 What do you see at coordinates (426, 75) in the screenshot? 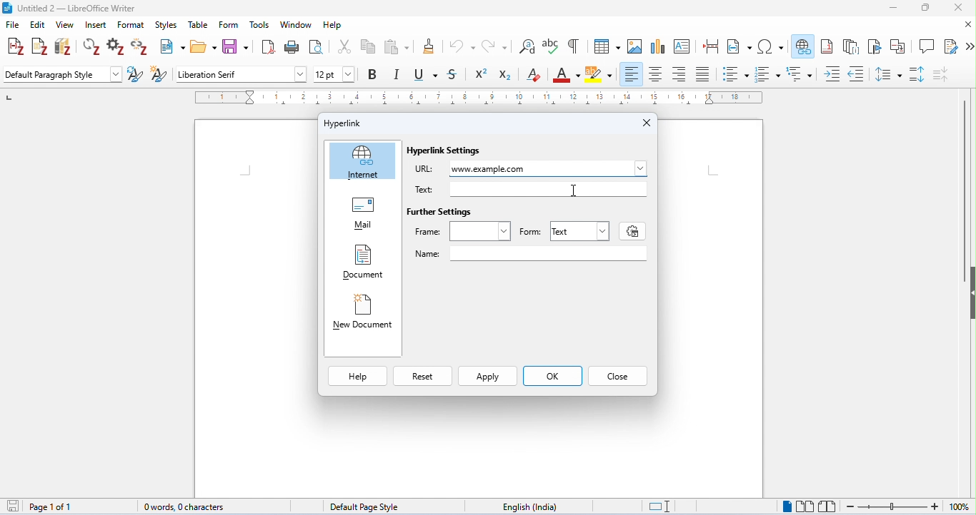
I see `underline` at bounding box center [426, 75].